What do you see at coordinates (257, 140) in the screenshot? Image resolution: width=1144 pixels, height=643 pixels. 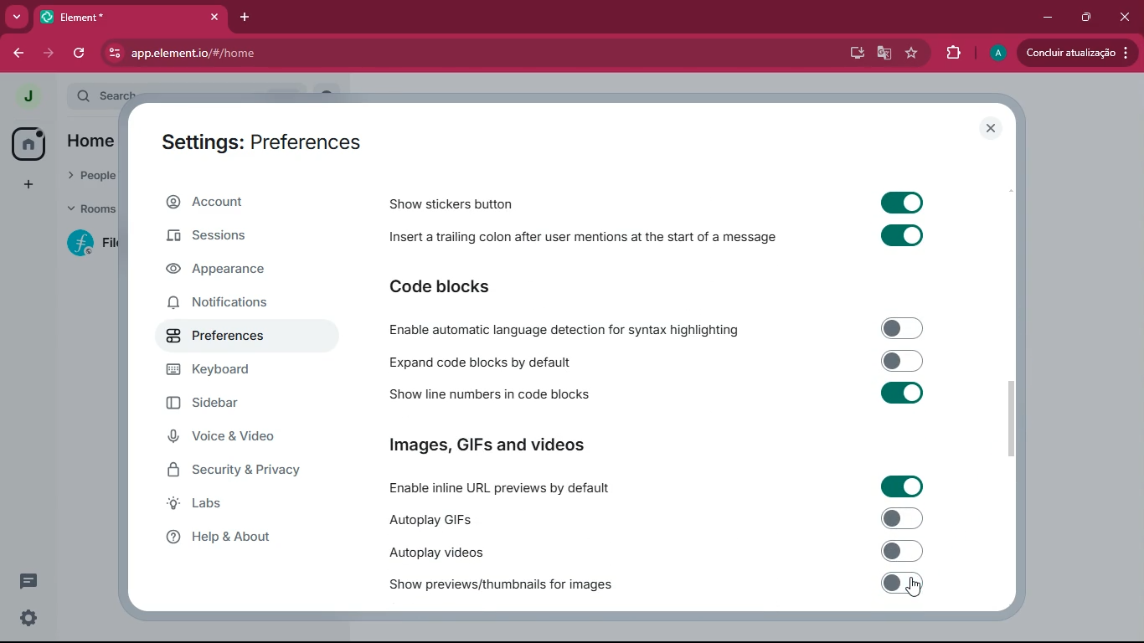 I see `Settings : Preferences` at bounding box center [257, 140].